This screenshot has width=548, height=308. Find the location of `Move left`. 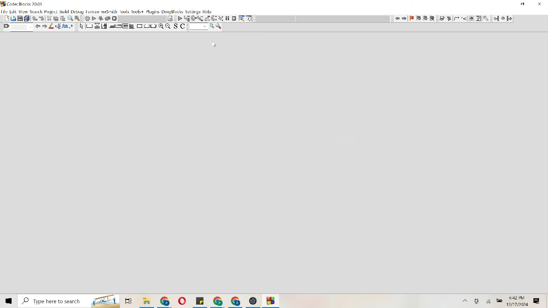

Move left is located at coordinates (38, 26).